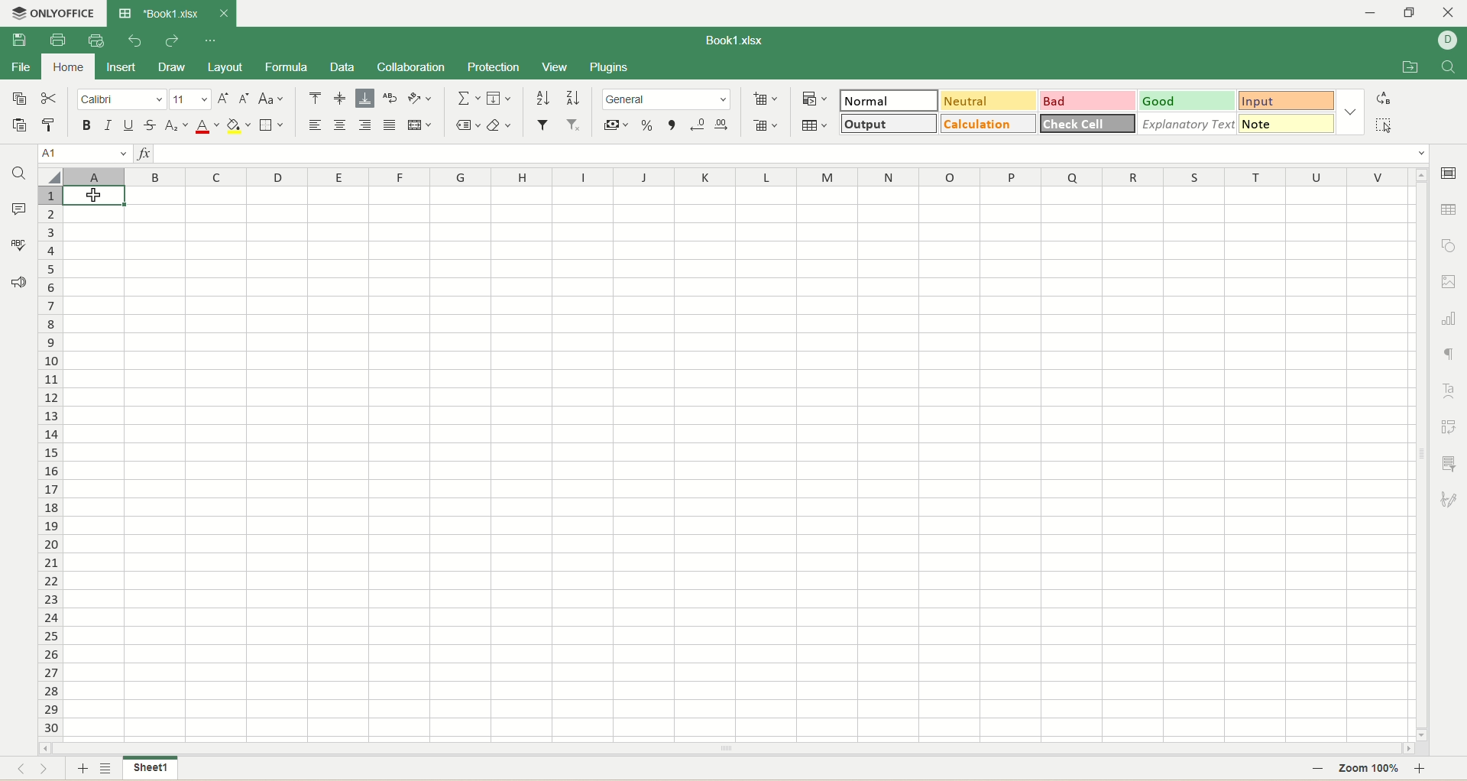  What do you see at coordinates (617, 123) in the screenshot?
I see `currency format` at bounding box center [617, 123].